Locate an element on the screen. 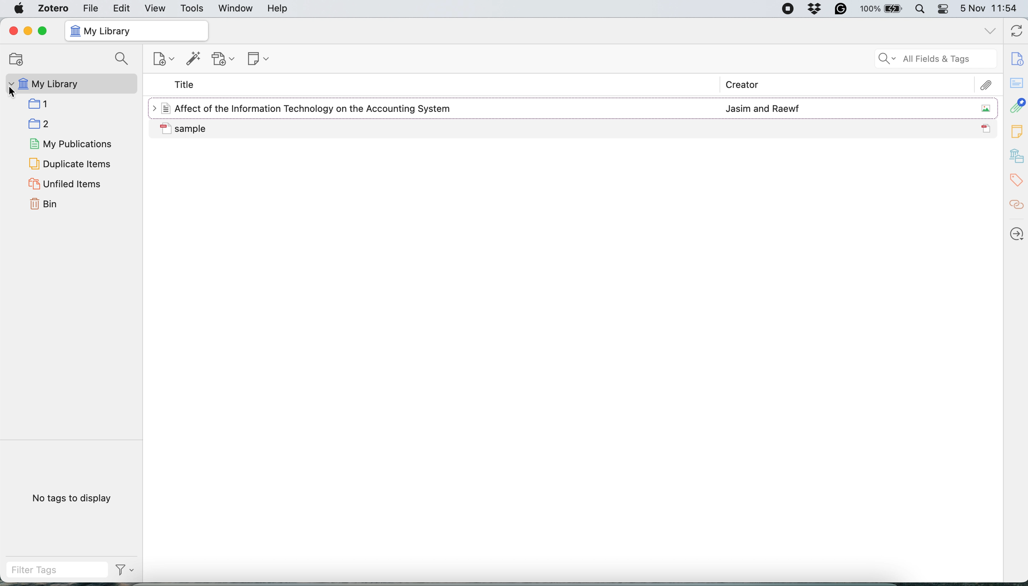  tags is located at coordinates (1014, 181).